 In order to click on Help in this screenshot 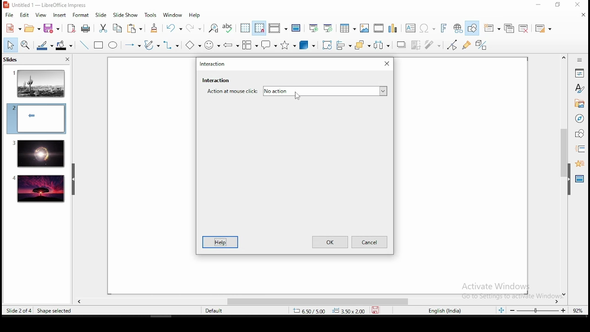, I will do `click(219, 243)`.